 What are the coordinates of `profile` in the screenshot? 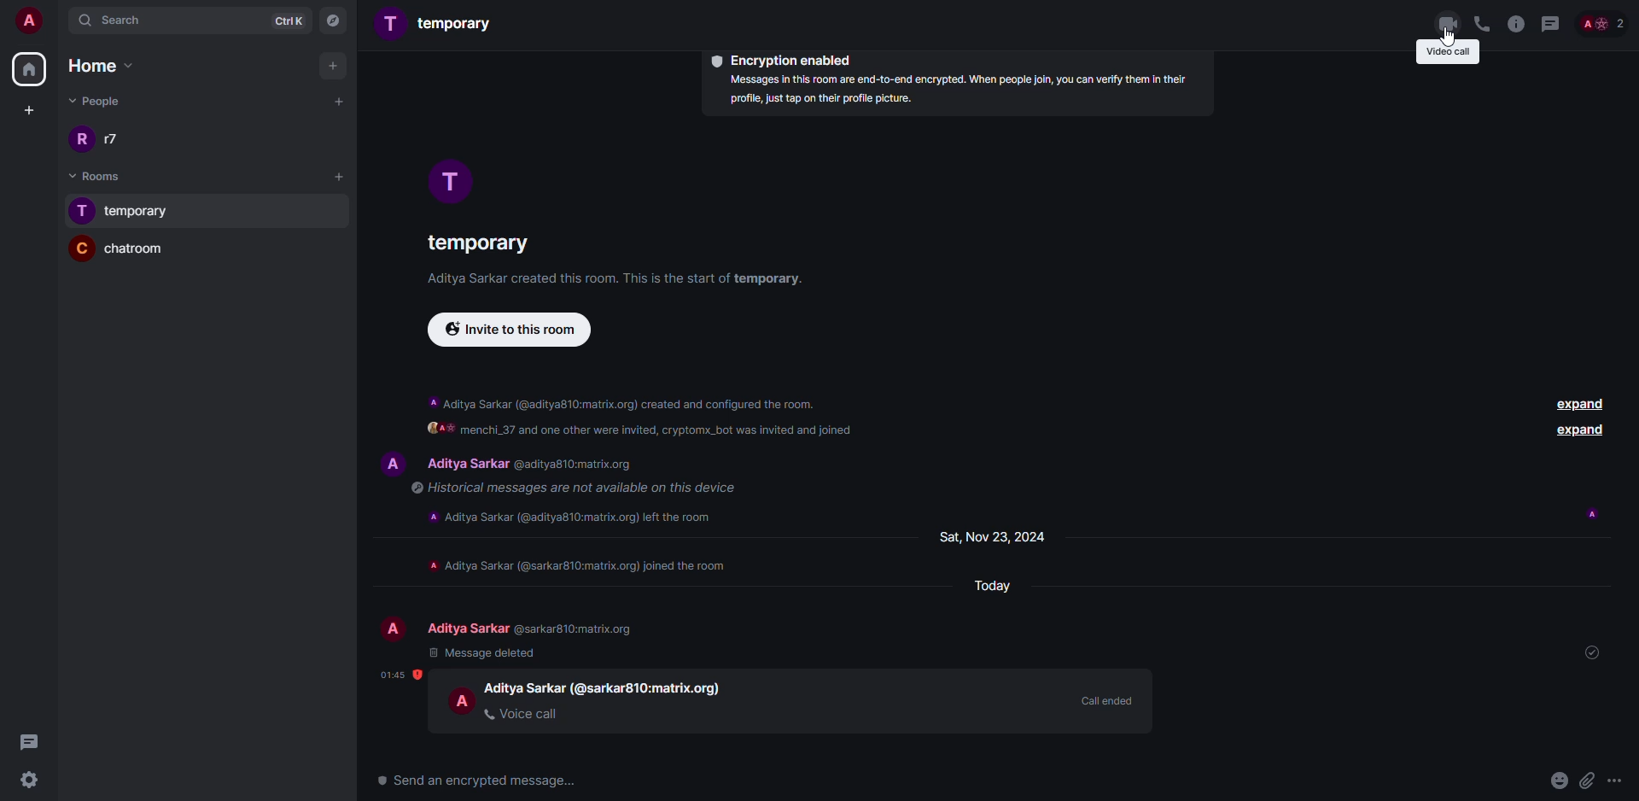 It's located at (387, 629).